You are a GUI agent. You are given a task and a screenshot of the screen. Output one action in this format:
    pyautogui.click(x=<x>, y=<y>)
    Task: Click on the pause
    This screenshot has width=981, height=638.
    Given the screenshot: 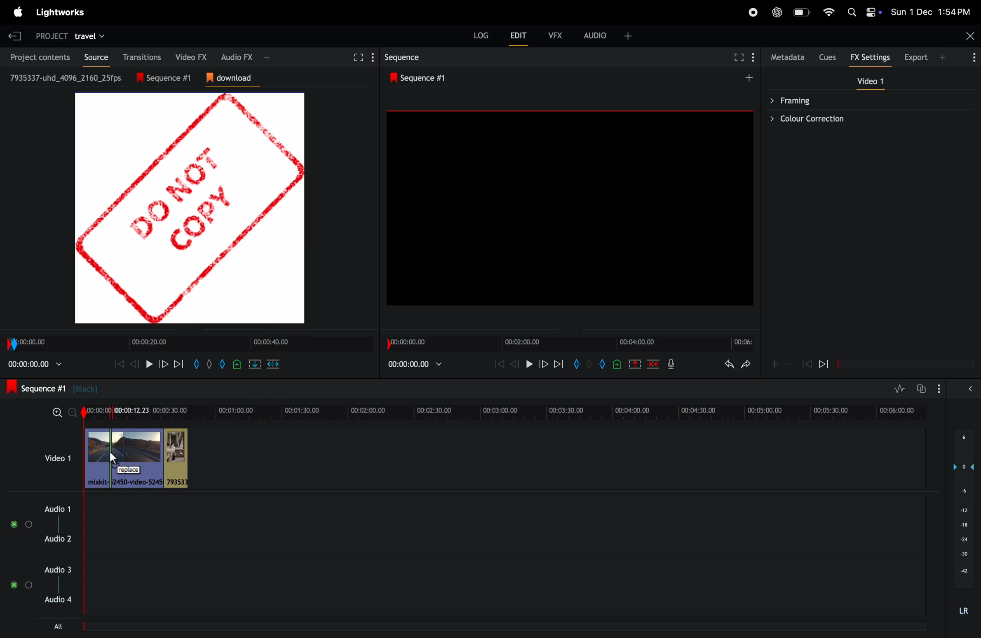 What is the action you would take?
    pyautogui.click(x=149, y=364)
    